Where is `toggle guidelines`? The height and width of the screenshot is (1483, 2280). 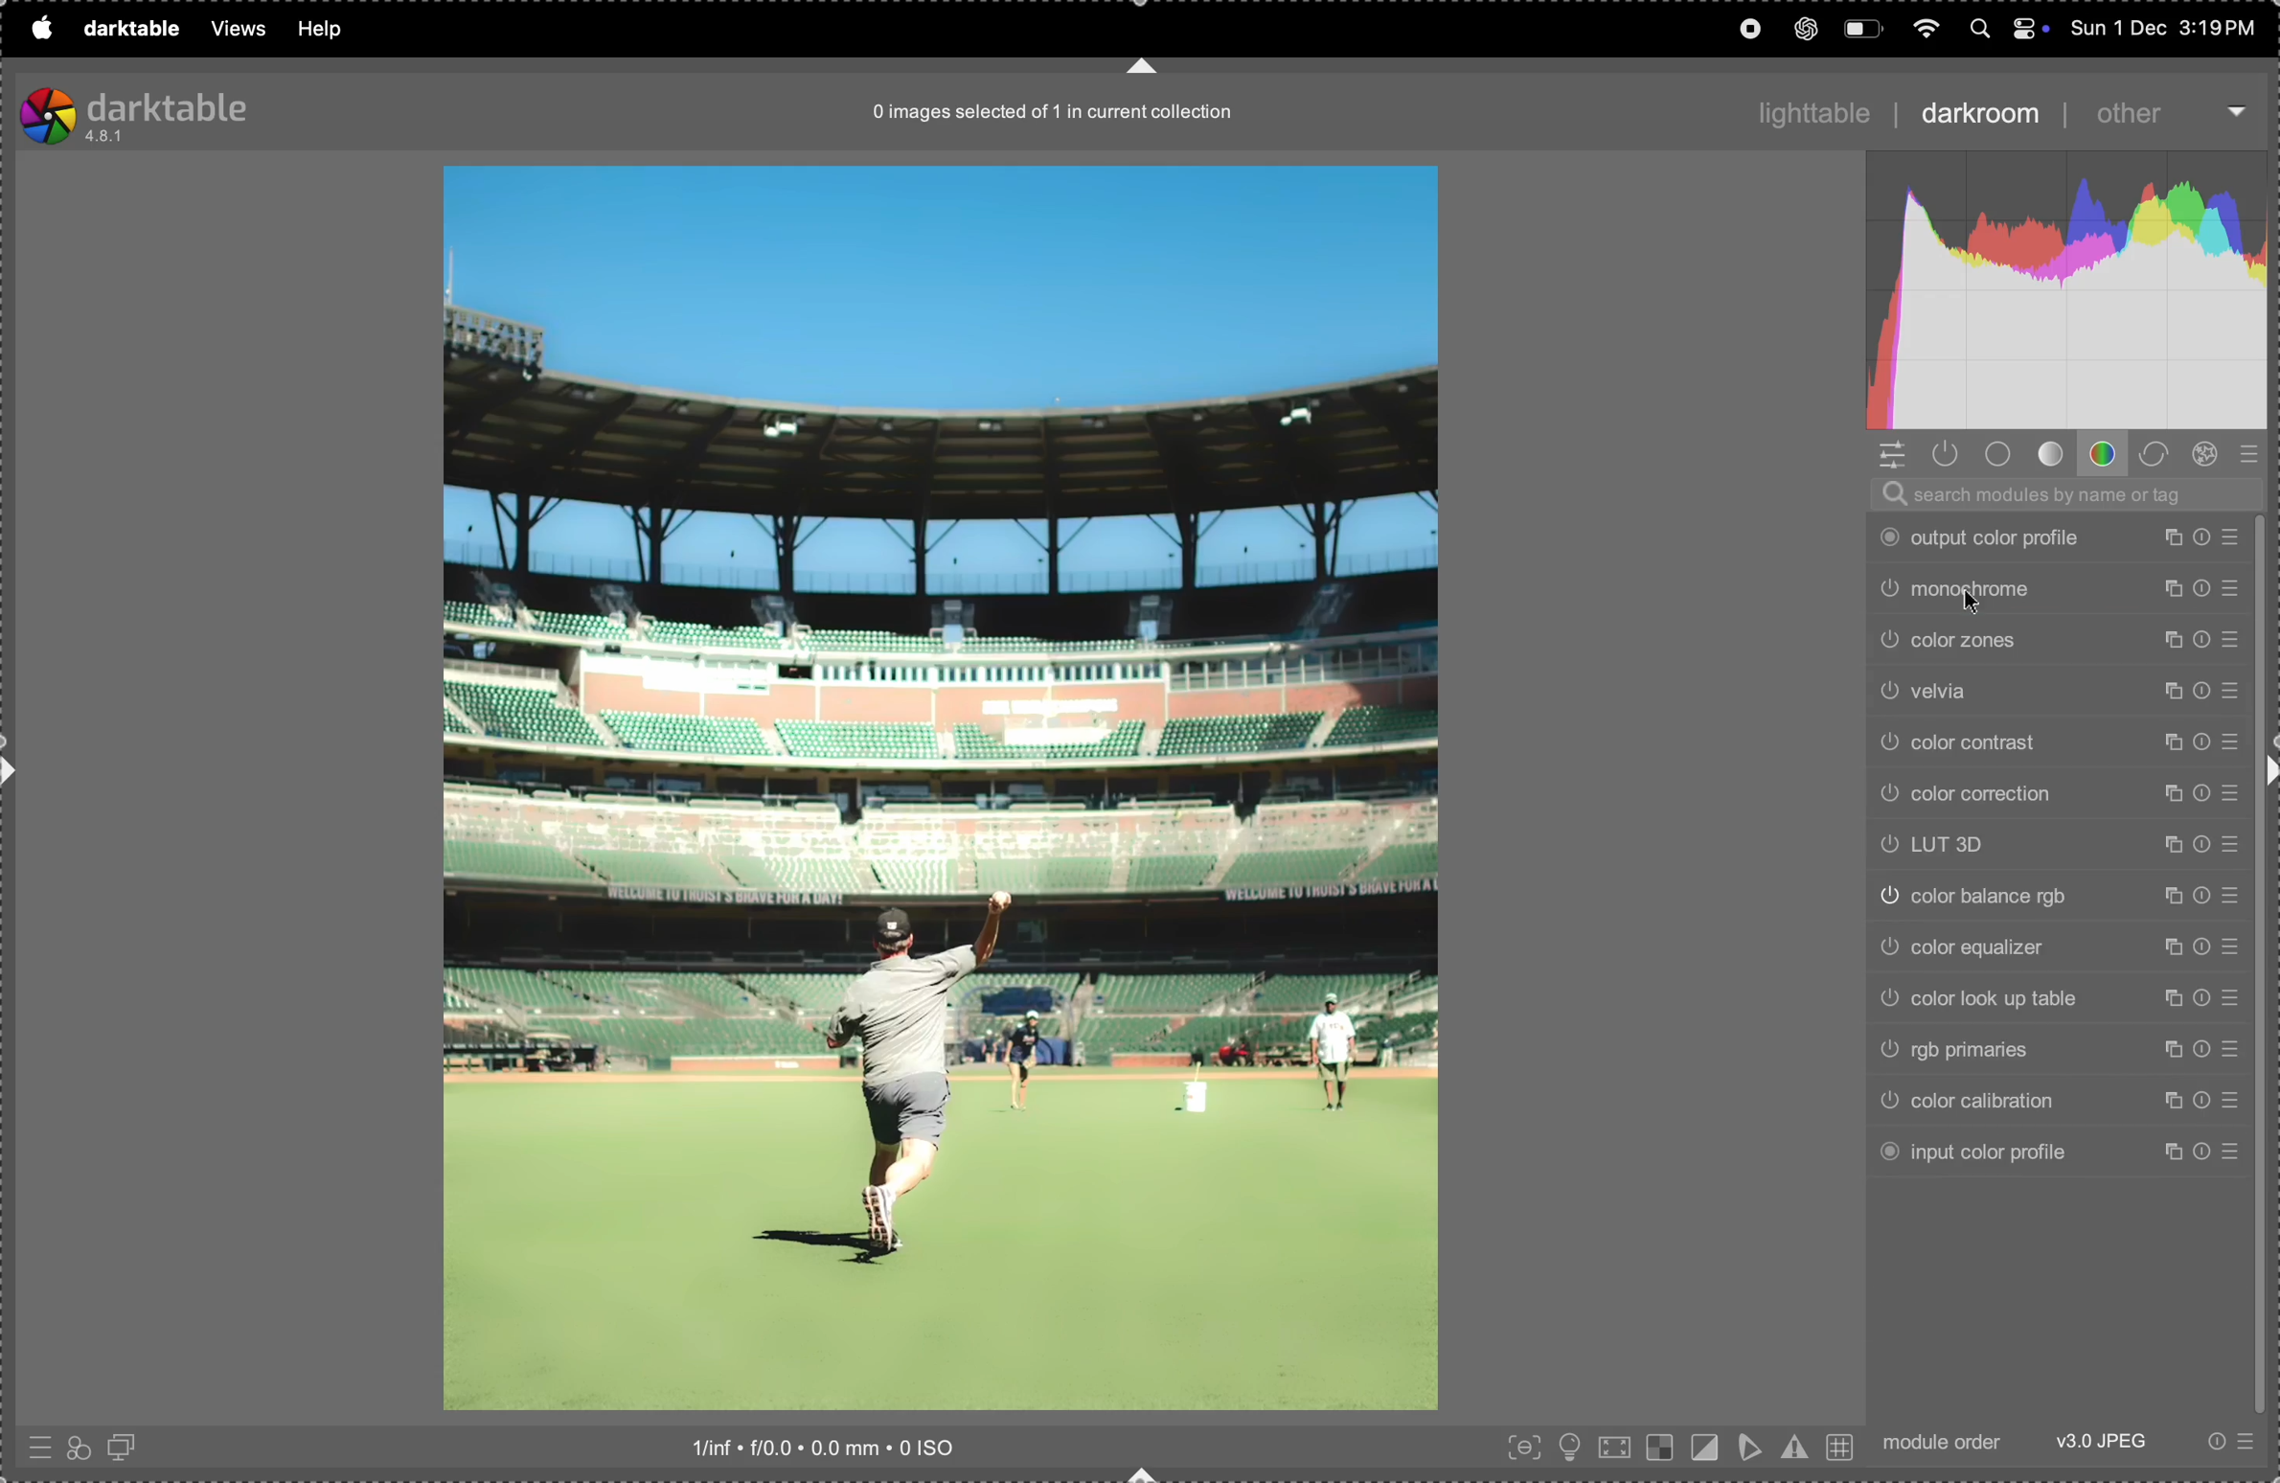 toggle guidelines is located at coordinates (1840, 1449).